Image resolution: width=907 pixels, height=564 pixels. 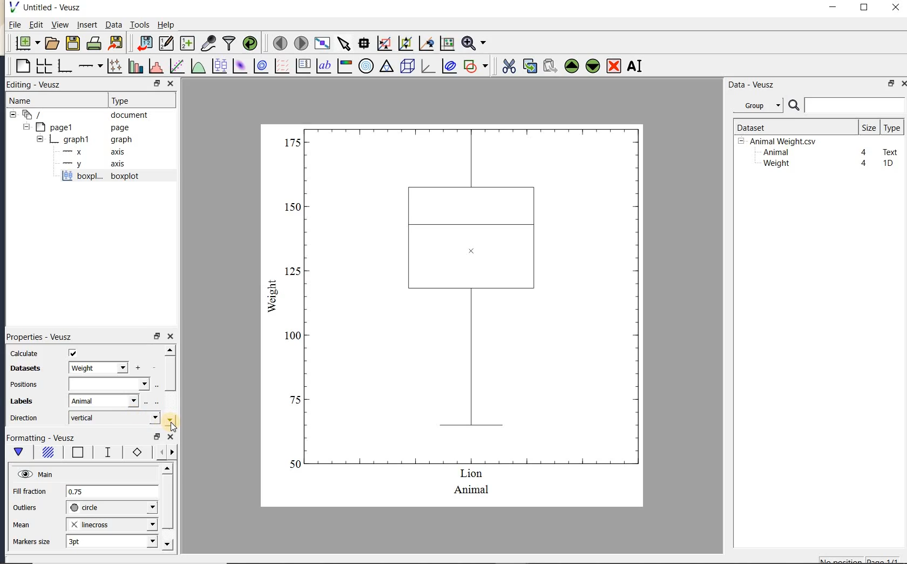 I want to click on click to reset graph axes, so click(x=447, y=44).